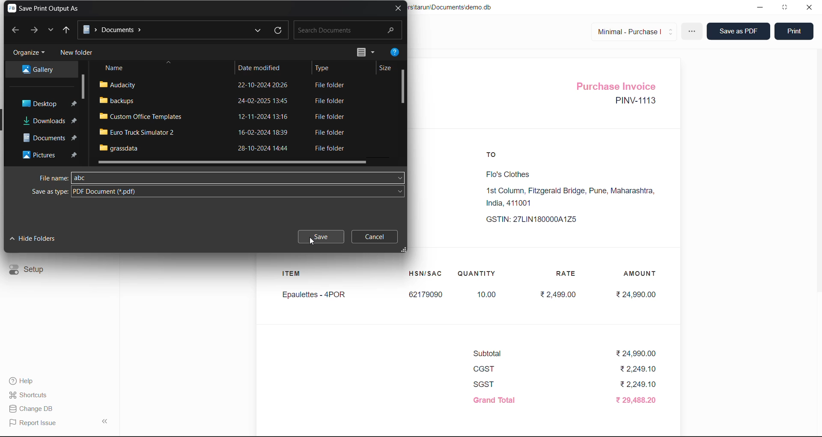 The image size is (822, 437). I want to click on File folder, so click(336, 132).